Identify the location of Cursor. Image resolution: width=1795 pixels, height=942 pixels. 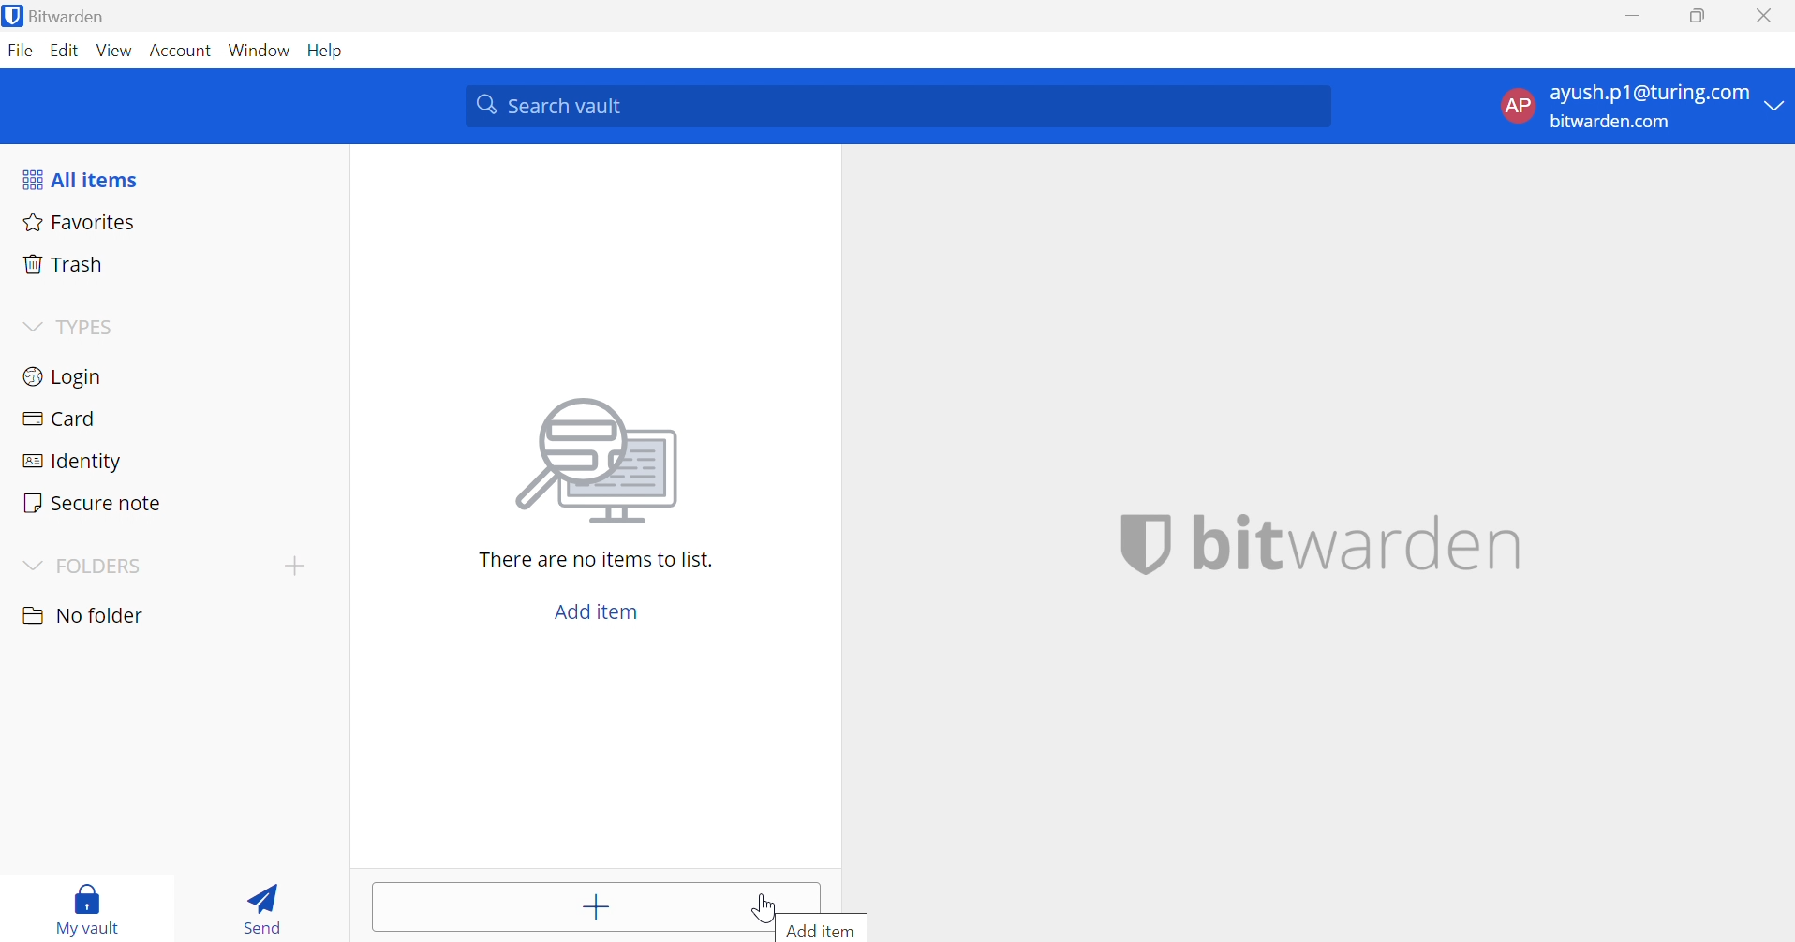
(758, 907).